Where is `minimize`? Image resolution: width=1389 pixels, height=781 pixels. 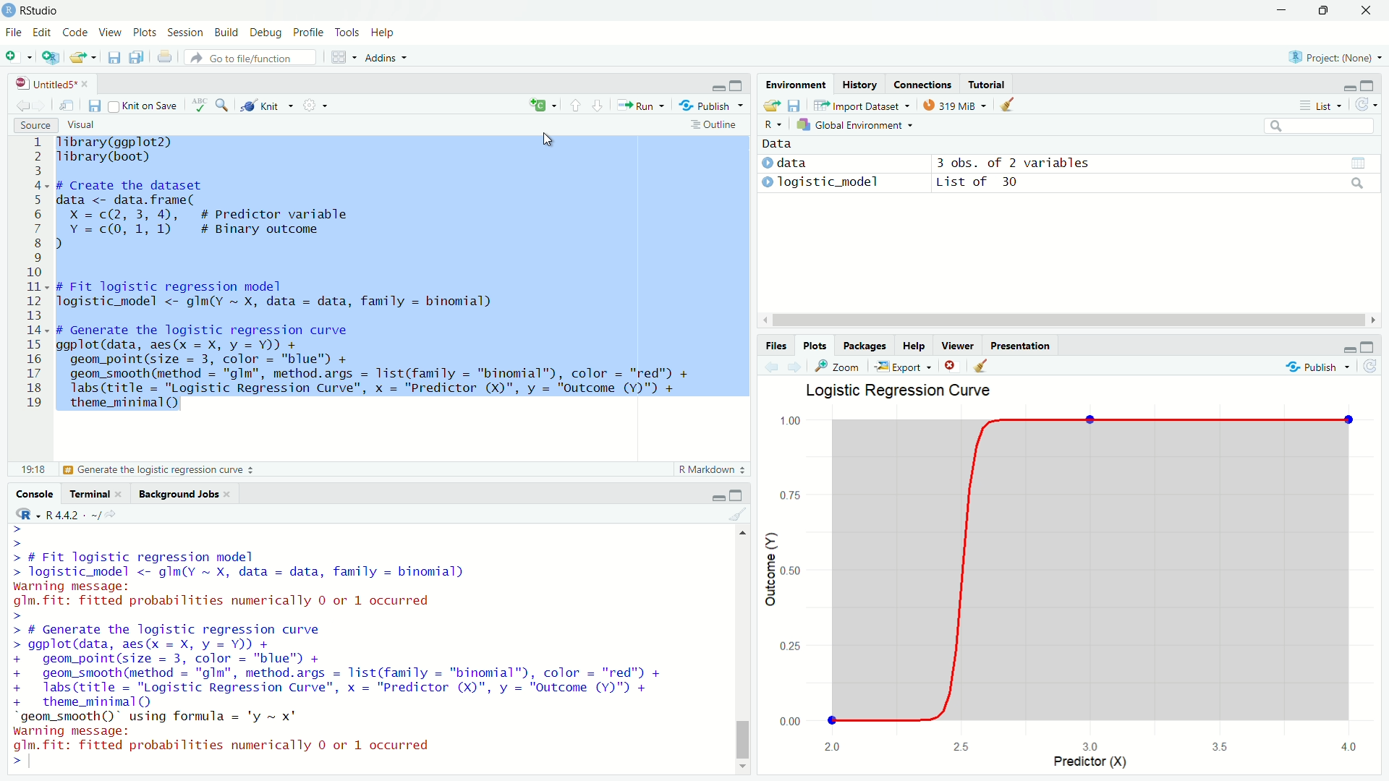
minimize is located at coordinates (1348, 350).